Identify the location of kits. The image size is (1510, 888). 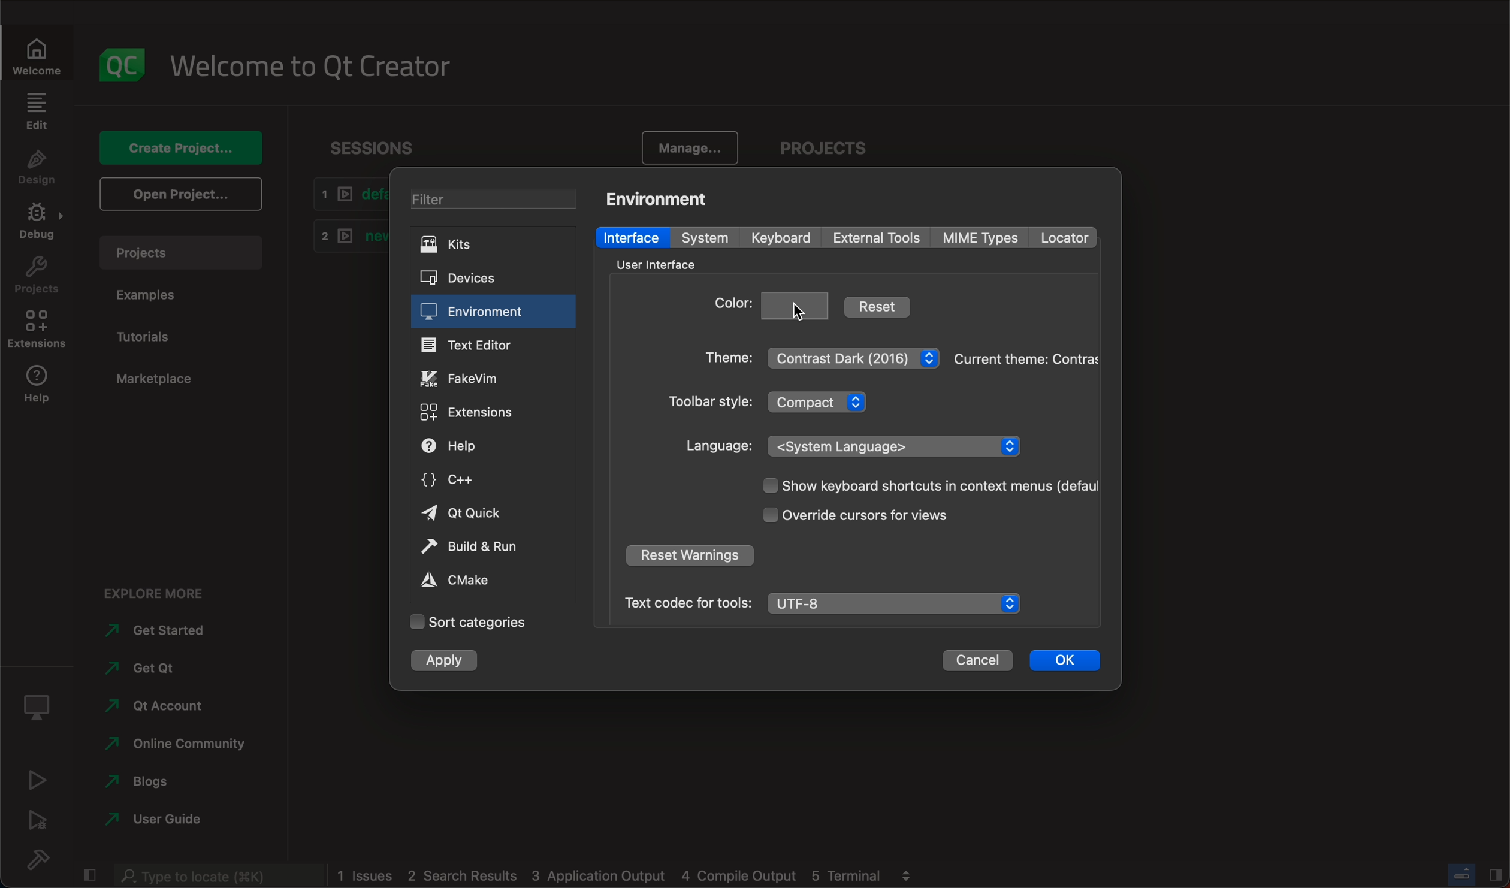
(487, 245).